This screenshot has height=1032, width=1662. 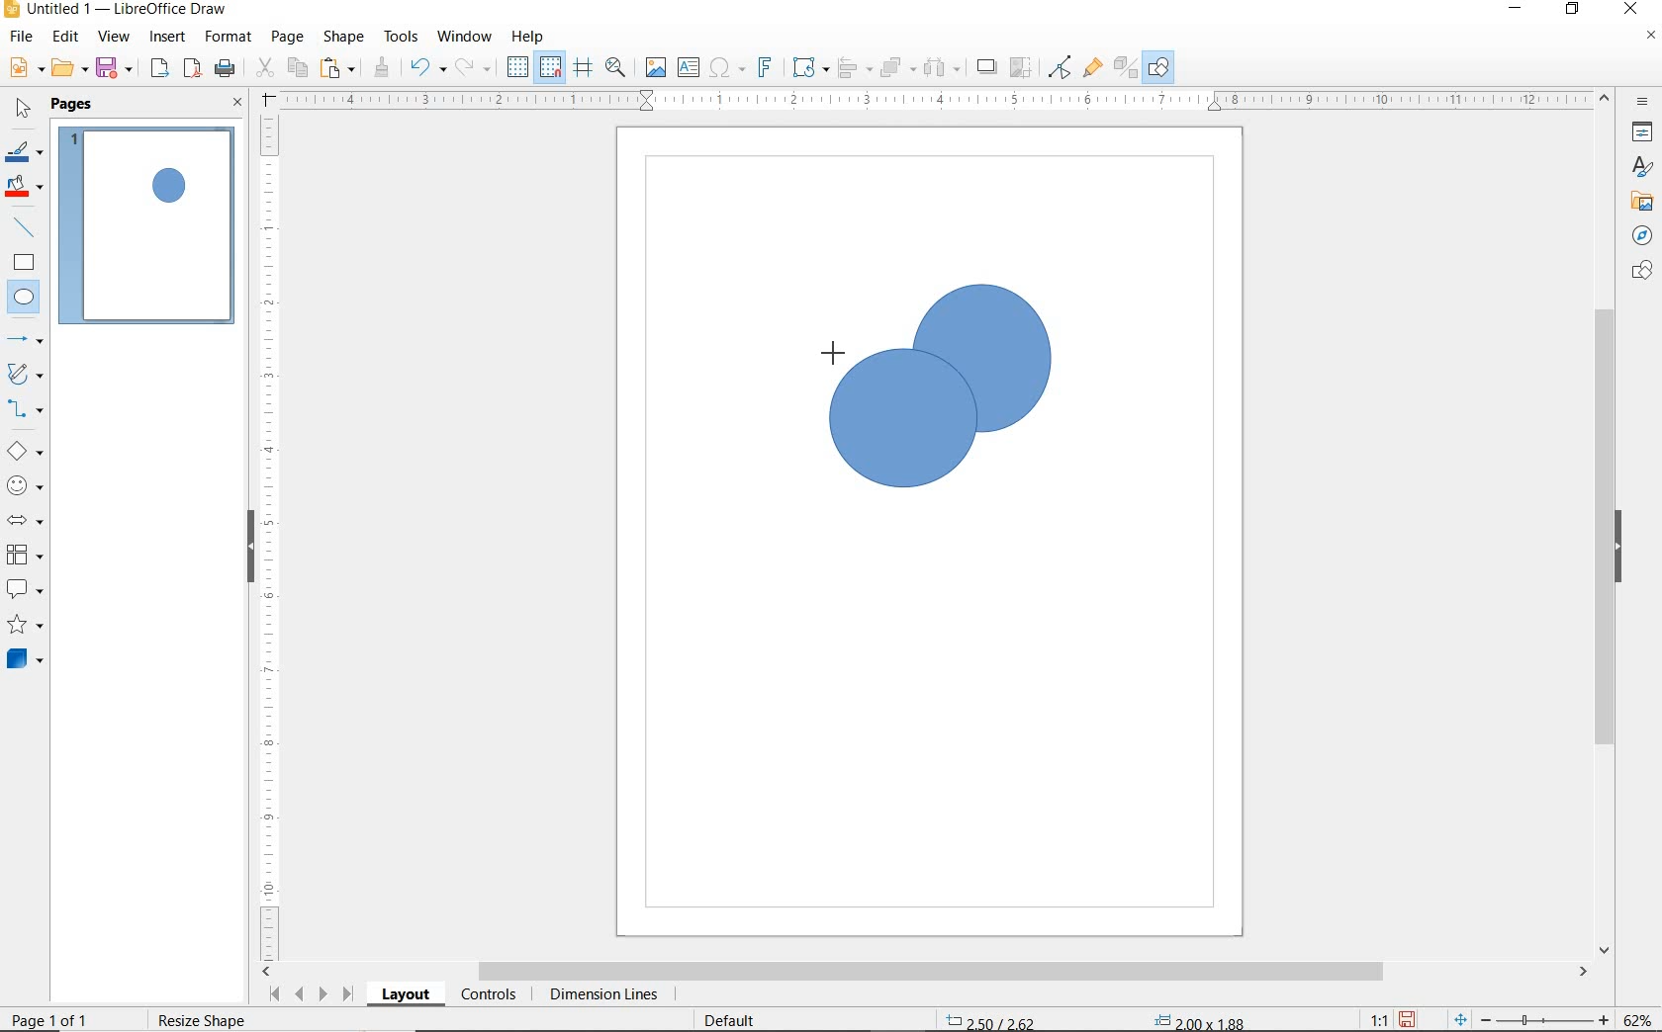 I want to click on SCROLLBAR, so click(x=926, y=973).